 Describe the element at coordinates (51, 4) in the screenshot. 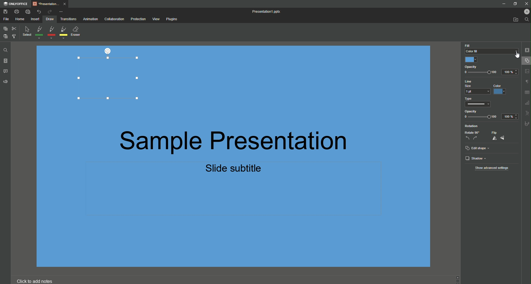

I see `Tab 1` at that location.